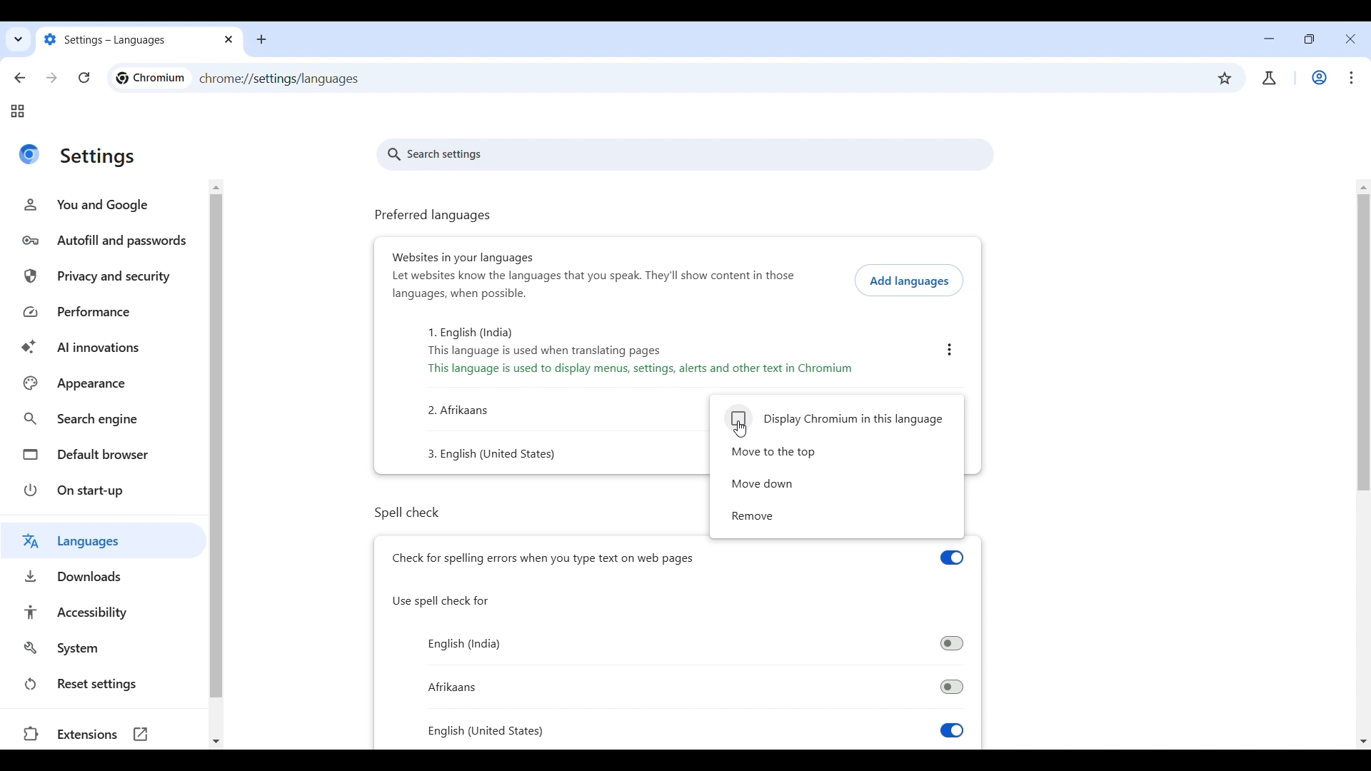 The height and width of the screenshot is (771, 1371). Describe the element at coordinates (459, 411) in the screenshot. I see `numbered list: text` at that location.